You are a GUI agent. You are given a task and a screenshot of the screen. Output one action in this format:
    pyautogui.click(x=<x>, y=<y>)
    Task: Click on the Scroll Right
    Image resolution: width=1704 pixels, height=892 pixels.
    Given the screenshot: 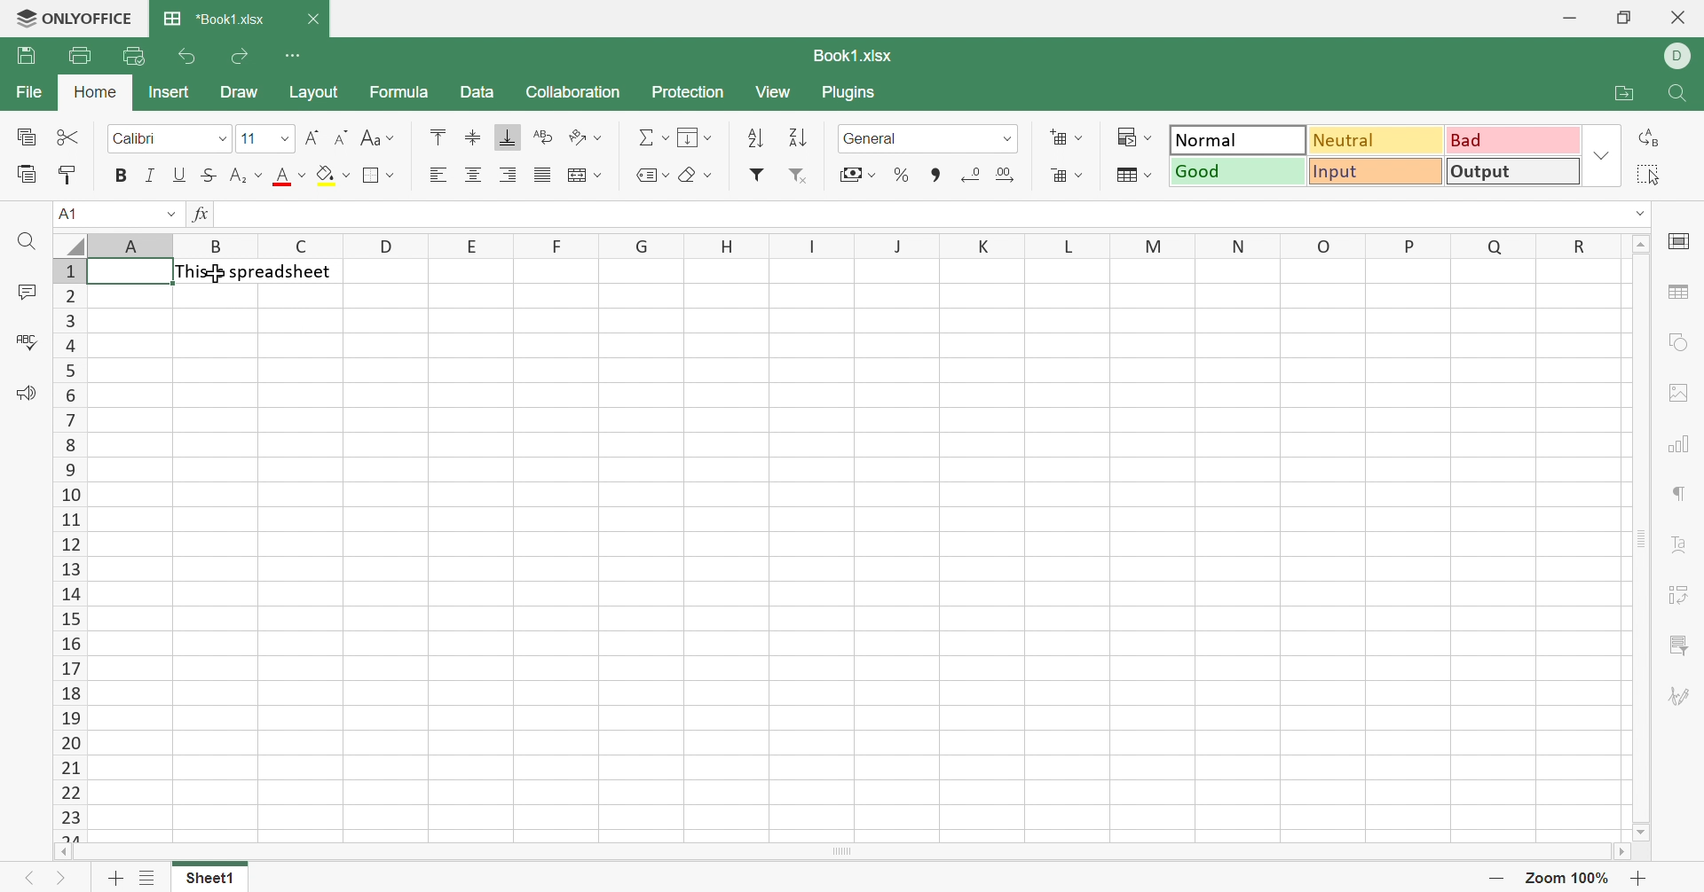 What is the action you would take?
    pyautogui.click(x=1622, y=851)
    